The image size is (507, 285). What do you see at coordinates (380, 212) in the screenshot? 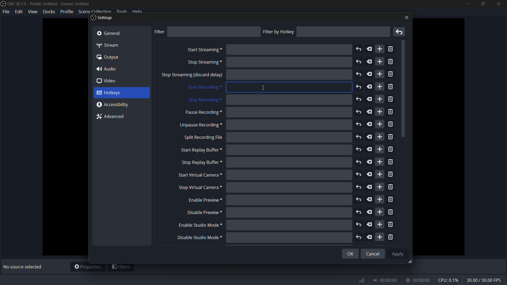
I see `add more` at bounding box center [380, 212].